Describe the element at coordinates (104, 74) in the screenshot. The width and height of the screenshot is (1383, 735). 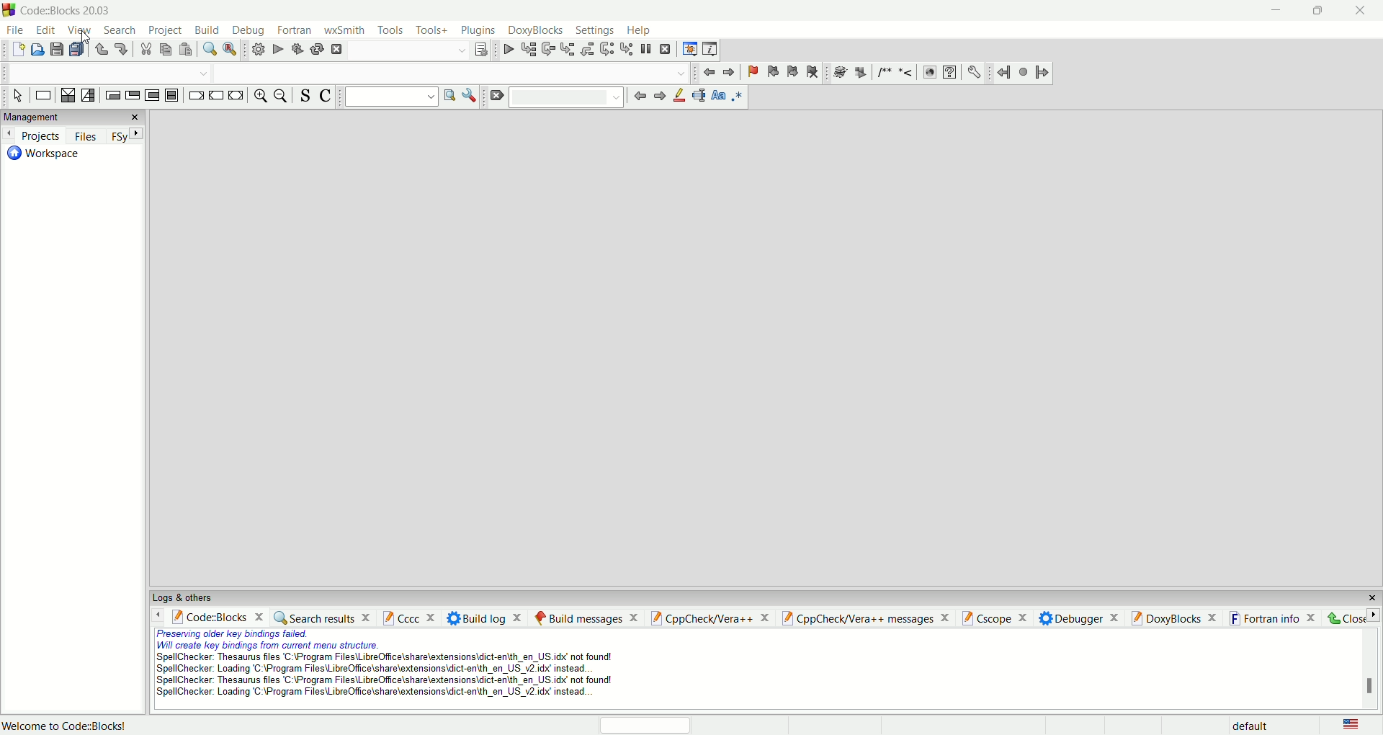
I see `Code completion compiler` at that location.